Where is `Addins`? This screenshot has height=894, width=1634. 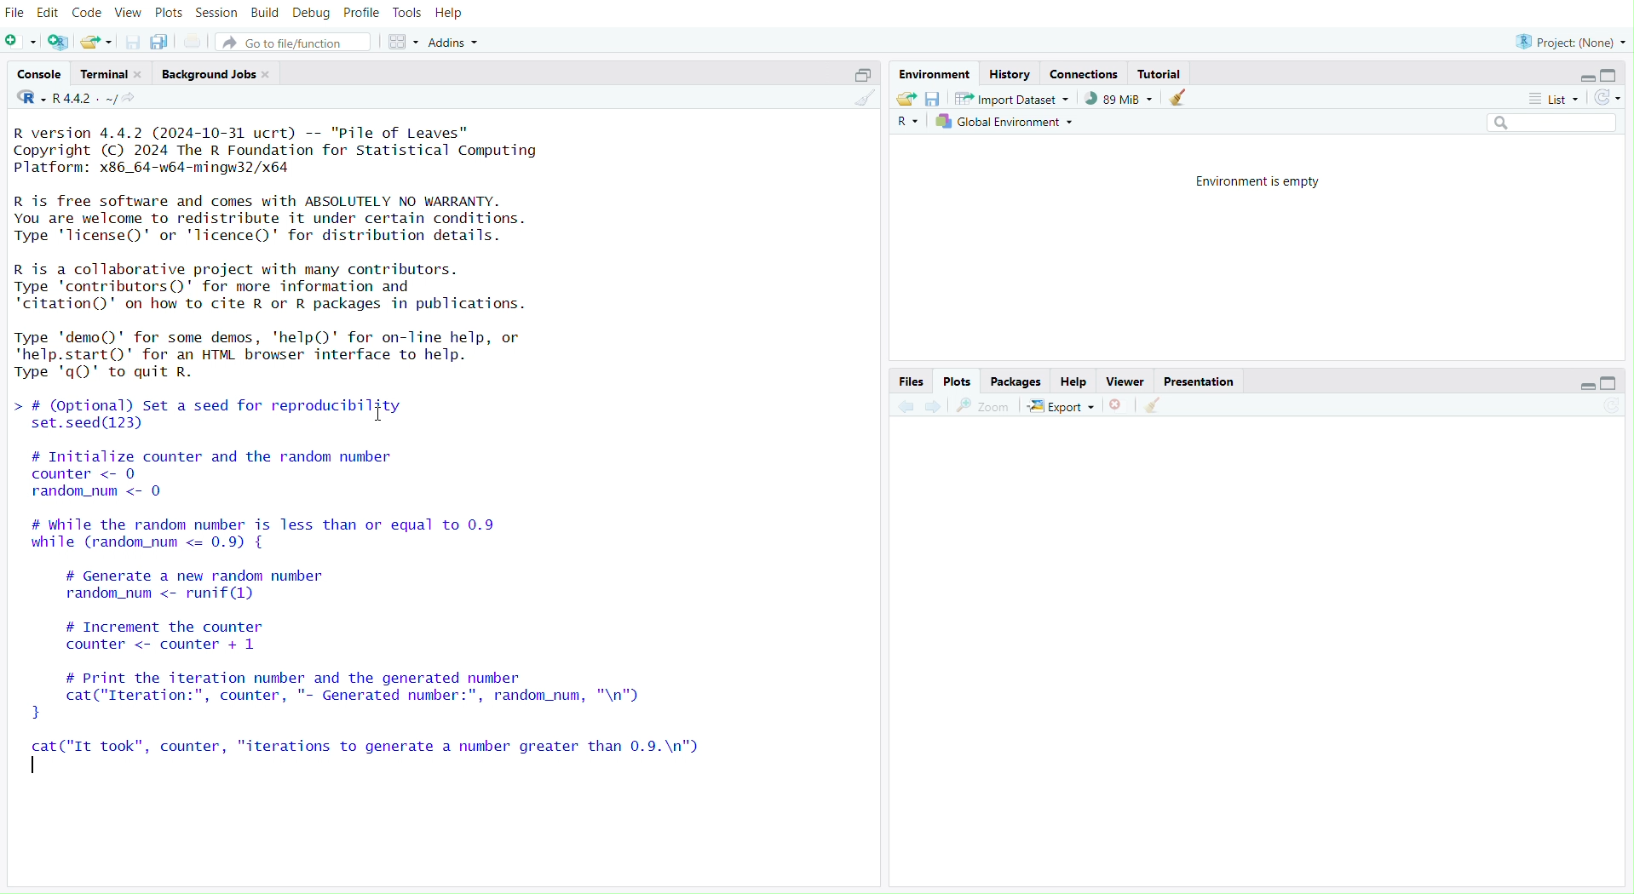 Addins is located at coordinates (454, 40).